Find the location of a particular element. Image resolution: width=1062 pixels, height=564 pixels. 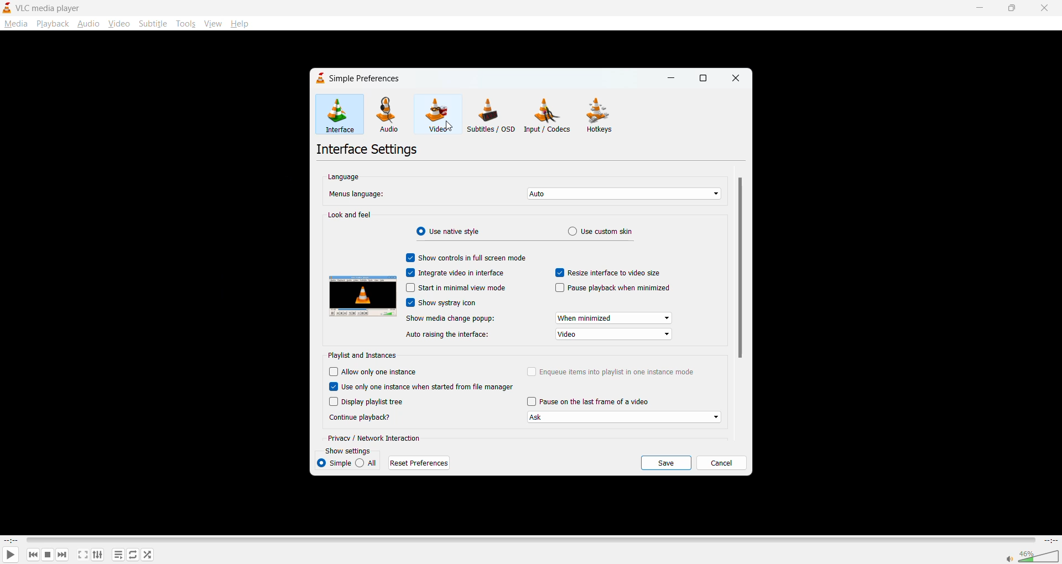

maximize is located at coordinates (1012, 9).